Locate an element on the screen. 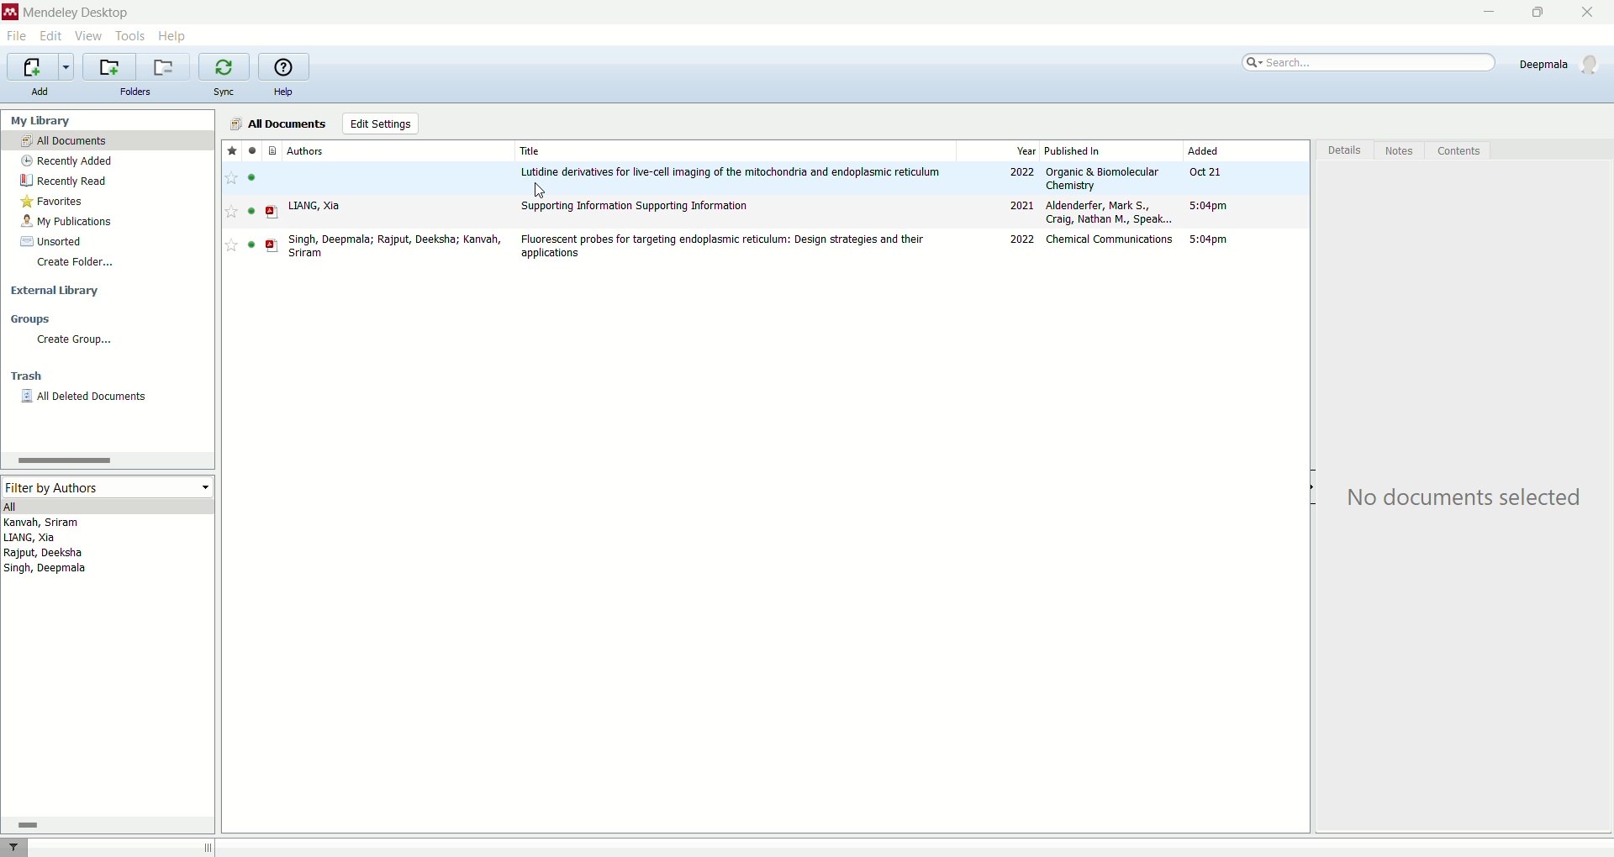 This screenshot has width=1614, height=857. search is located at coordinates (1361, 64).